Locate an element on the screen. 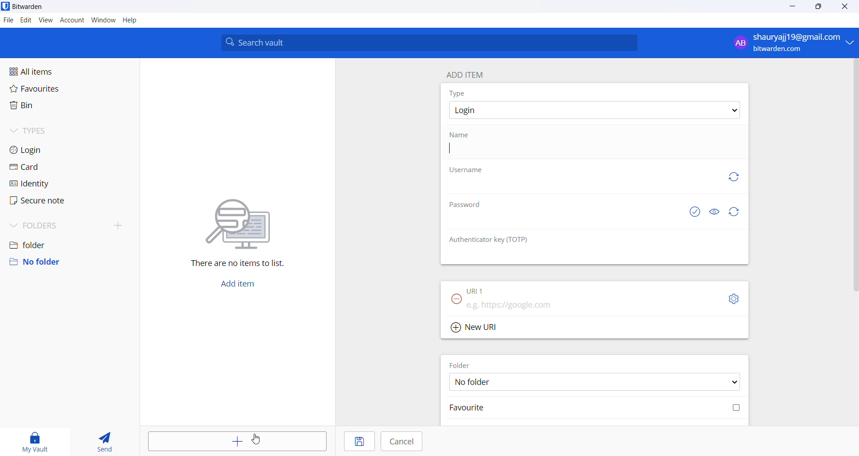  login is located at coordinates (47, 150).